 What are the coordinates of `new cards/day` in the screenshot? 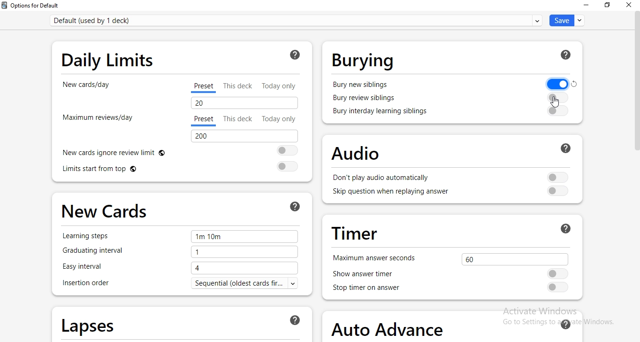 It's located at (87, 89).